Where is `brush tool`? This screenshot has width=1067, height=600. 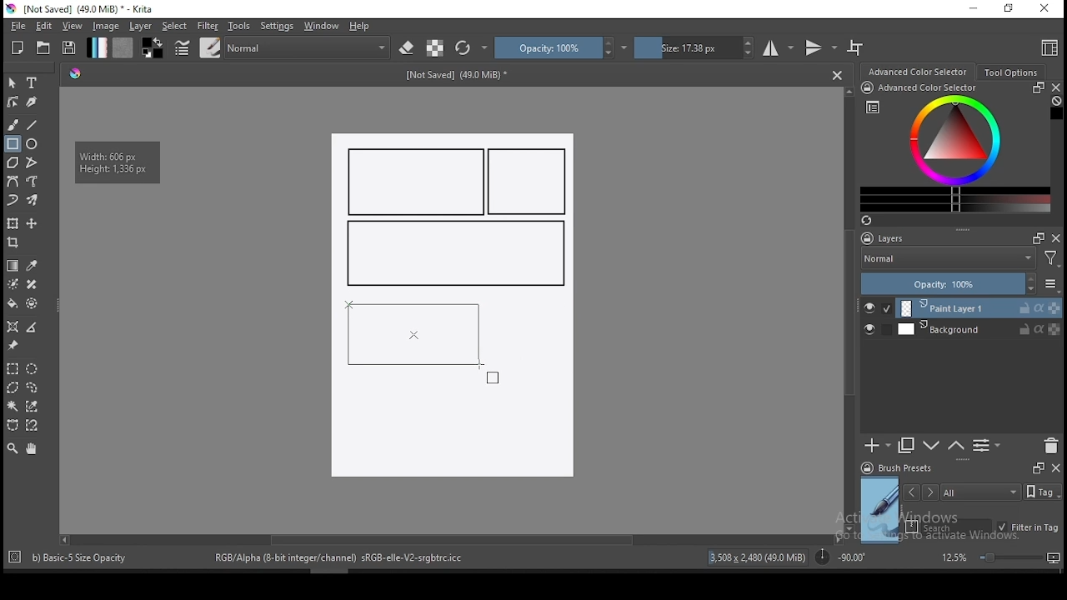
brush tool is located at coordinates (14, 124).